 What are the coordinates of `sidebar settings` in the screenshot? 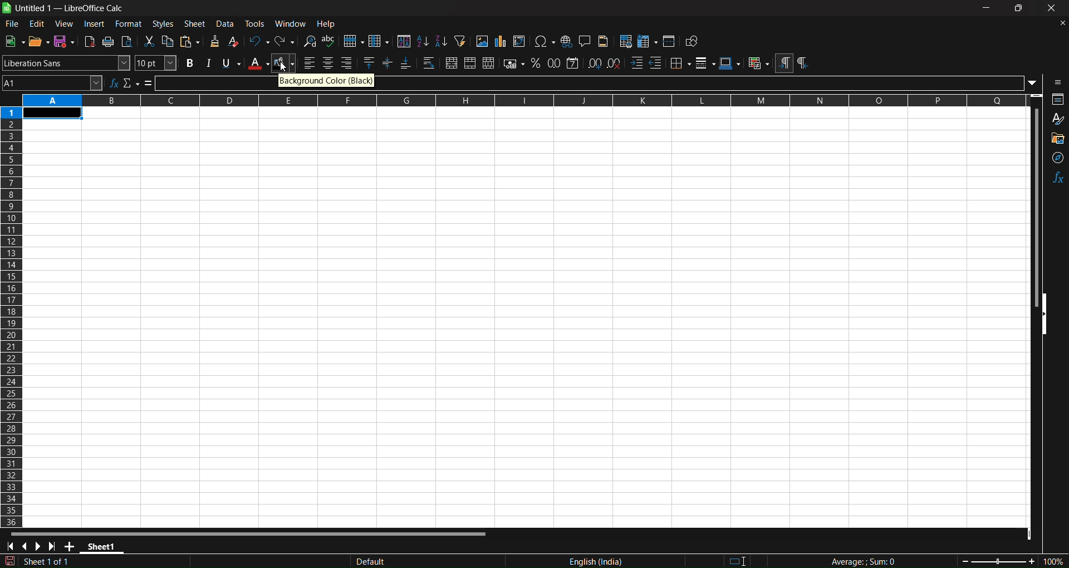 It's located at (1055, 83).